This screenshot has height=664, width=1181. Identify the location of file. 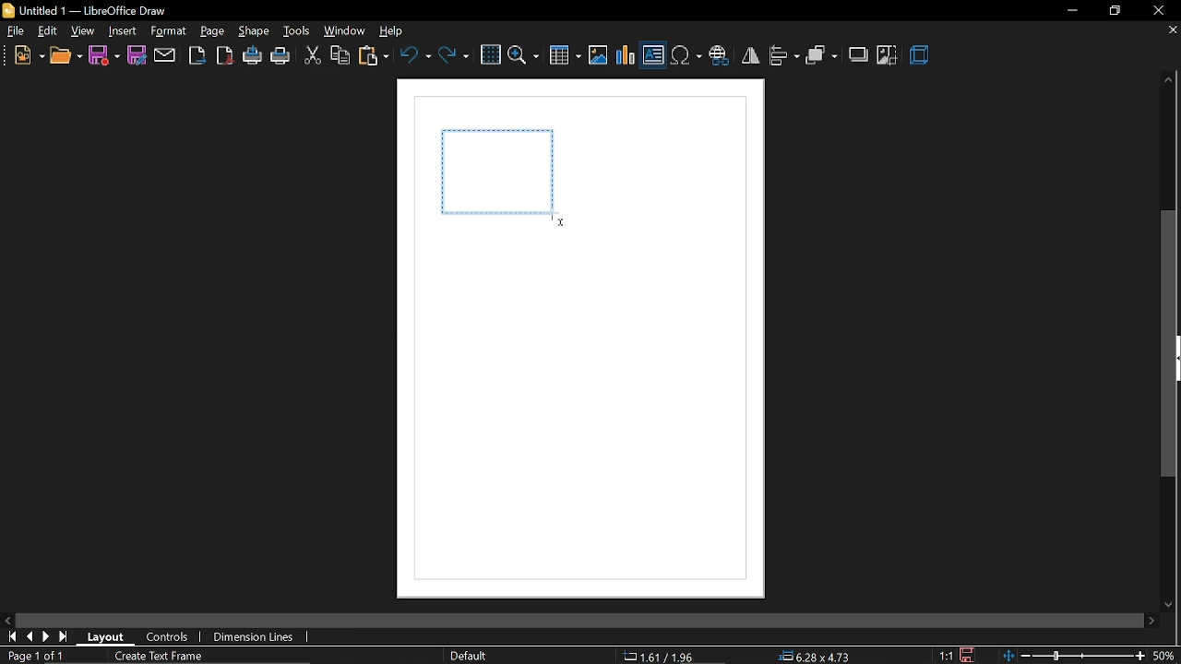
(17, 33).